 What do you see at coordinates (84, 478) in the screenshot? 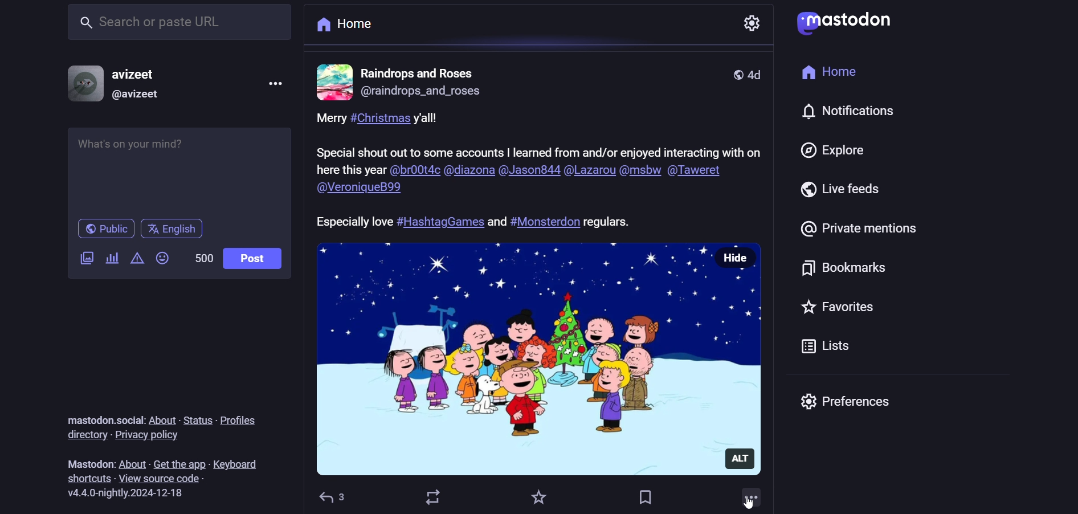
I see `shortcuts` at bounding box center [84, 478].